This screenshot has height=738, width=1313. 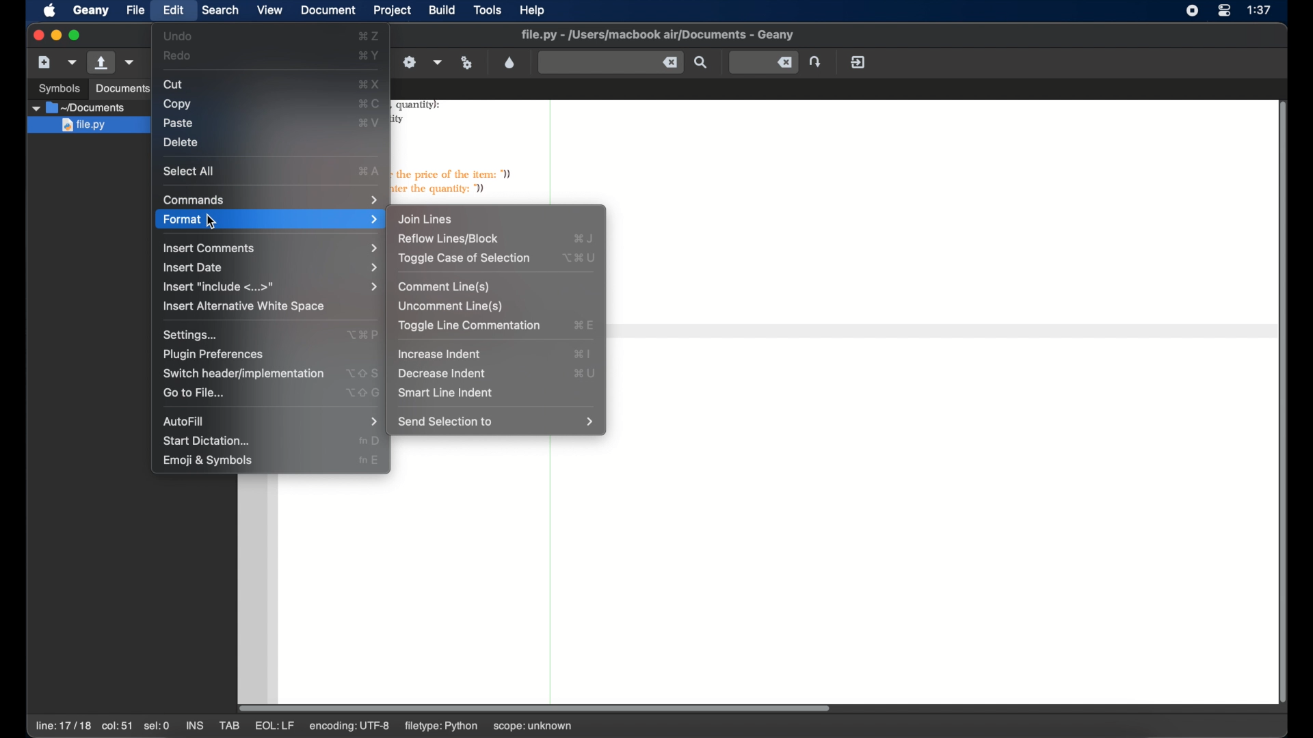 I want to click on undo shortcut, so click(x=369, y=36).